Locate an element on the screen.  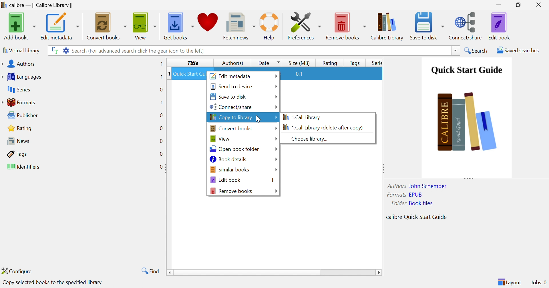
languages is located at coordinates (23, 76).